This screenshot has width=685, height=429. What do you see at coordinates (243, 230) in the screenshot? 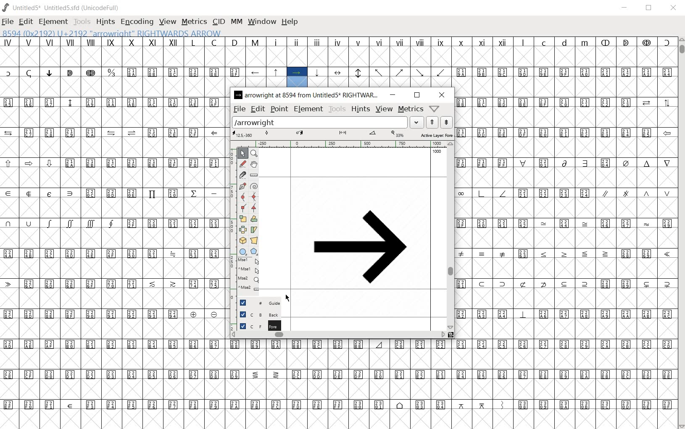
I see `flip the selection` at bounding box center [243, 230].